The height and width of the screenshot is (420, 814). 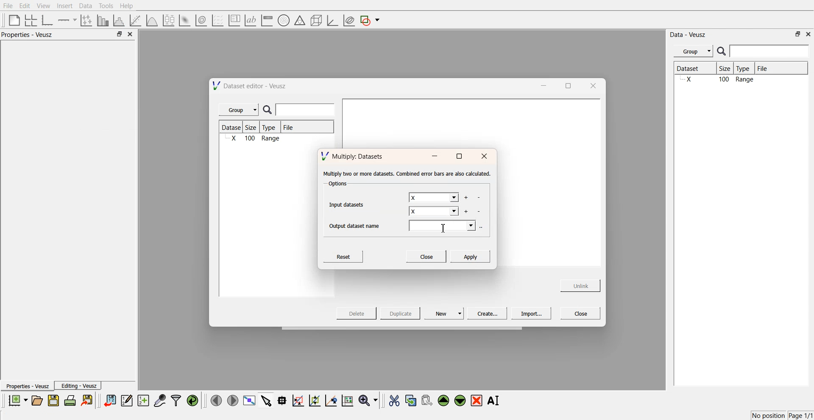 What do you see at coordinates (249, 400) in the screenshot?
I see `view plot full screen` at bounding box center [249, 400].